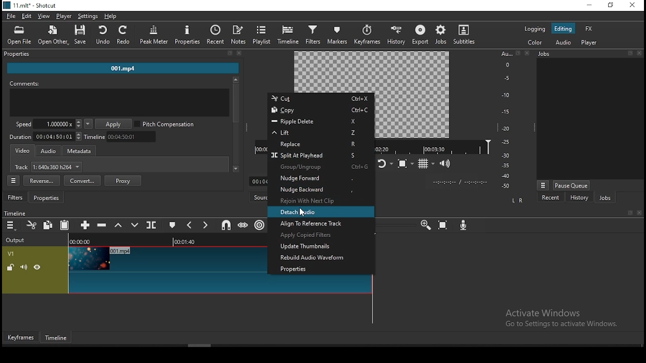 This screenshot has height=363, width=646. I want to click on playlist, so click(262, 35).